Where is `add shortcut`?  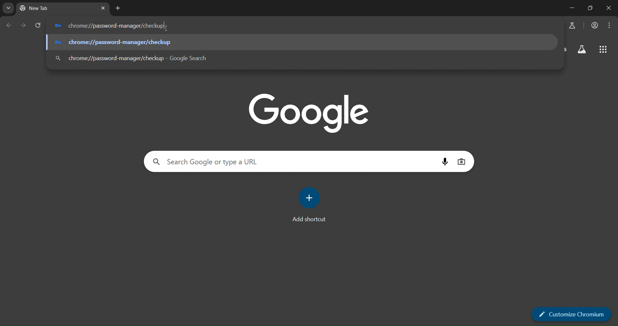
add shortcut is located at coordinates (312, 204).